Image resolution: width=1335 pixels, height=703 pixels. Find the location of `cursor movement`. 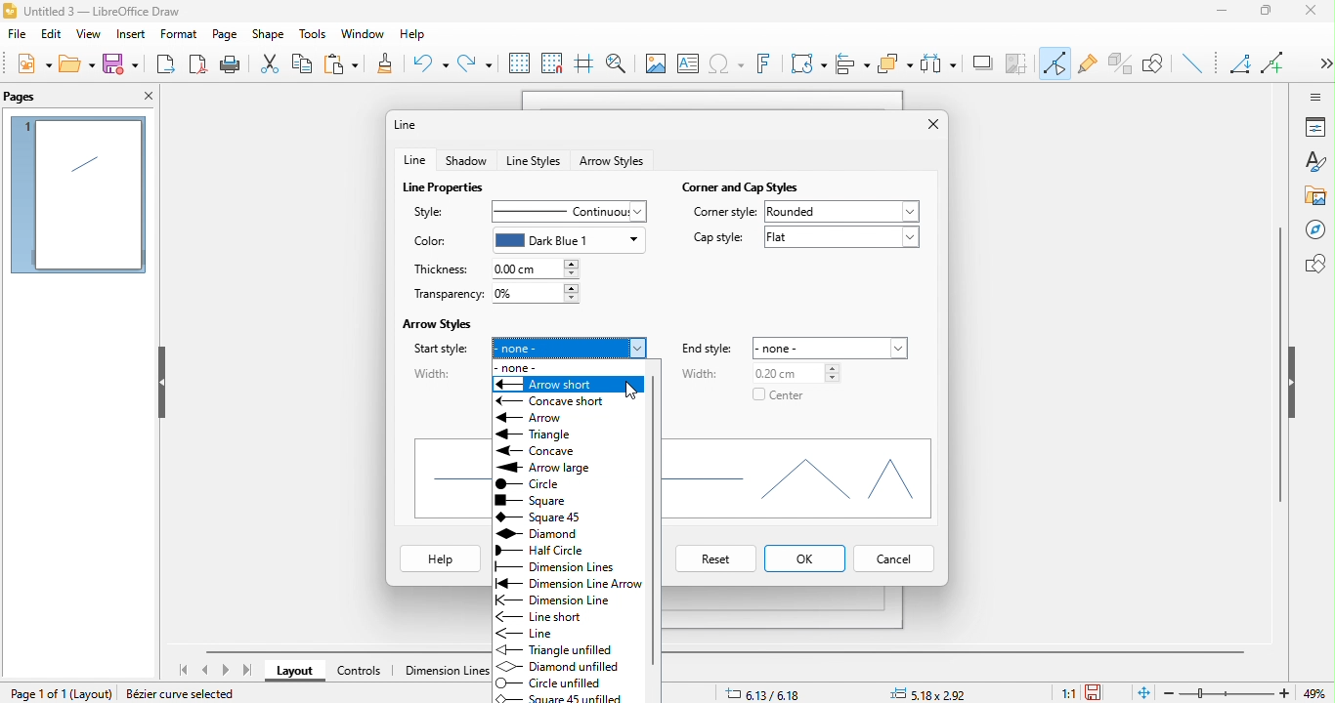

cursor movement is located at coordinates (634, 389).